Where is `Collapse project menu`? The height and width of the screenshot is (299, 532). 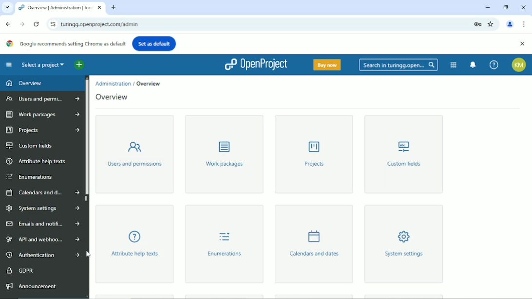
Collapse project menu is located at coordinates (9, 65).